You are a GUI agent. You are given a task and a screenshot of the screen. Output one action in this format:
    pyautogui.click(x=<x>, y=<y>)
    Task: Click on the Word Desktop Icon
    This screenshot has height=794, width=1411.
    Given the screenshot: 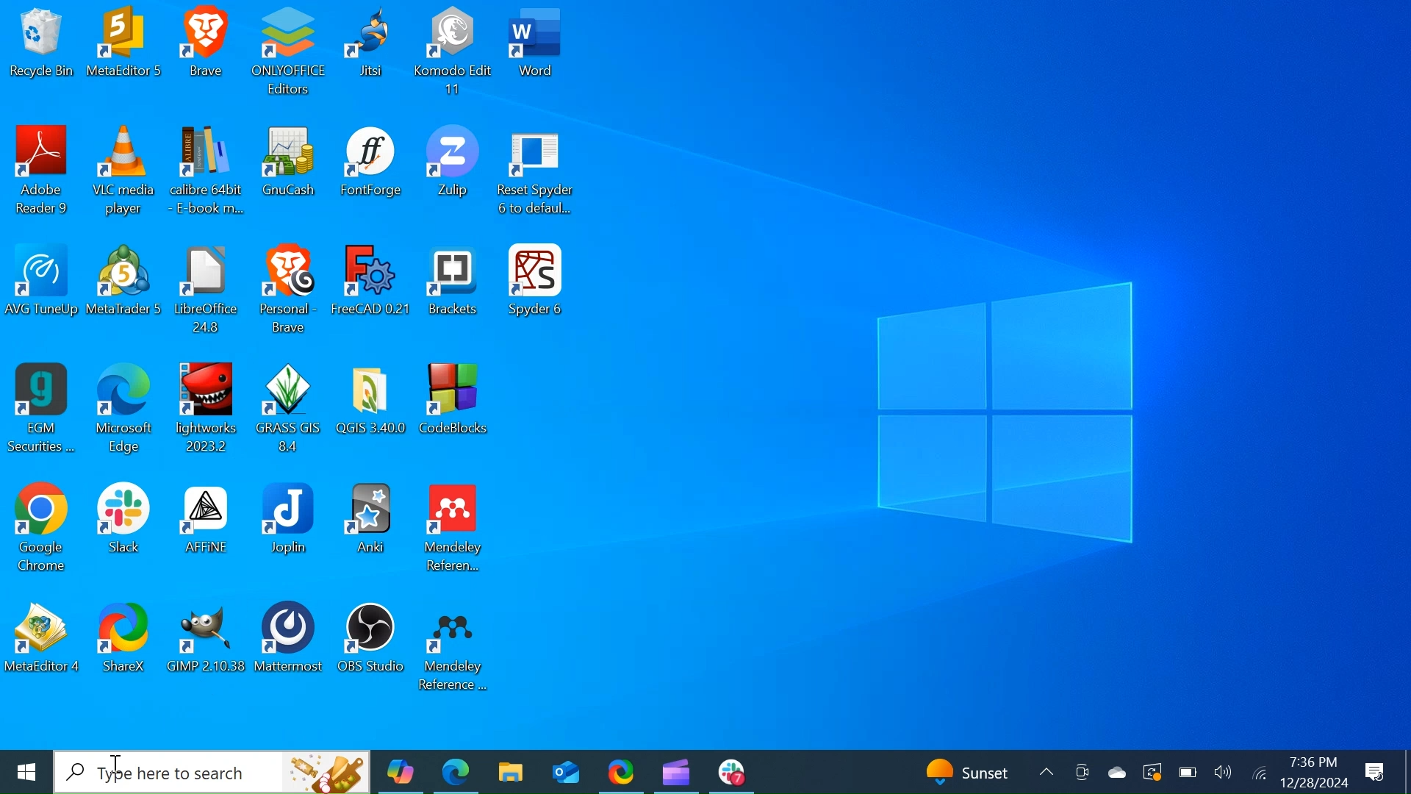 What is the action you would take?
    pyautogui.click(x=537, y=52)
    